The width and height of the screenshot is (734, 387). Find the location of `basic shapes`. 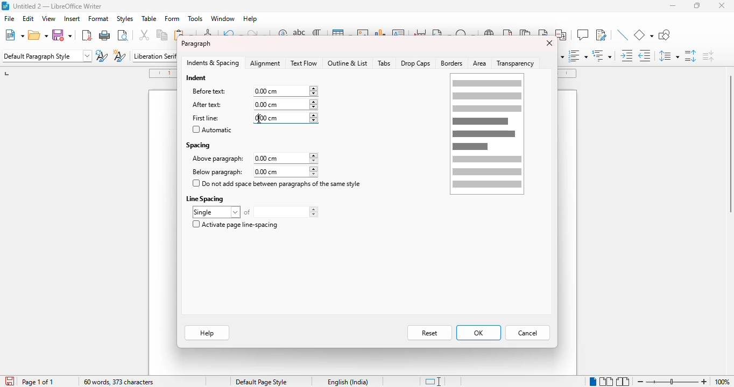

basic shapes is located at coordinates (644, 35).